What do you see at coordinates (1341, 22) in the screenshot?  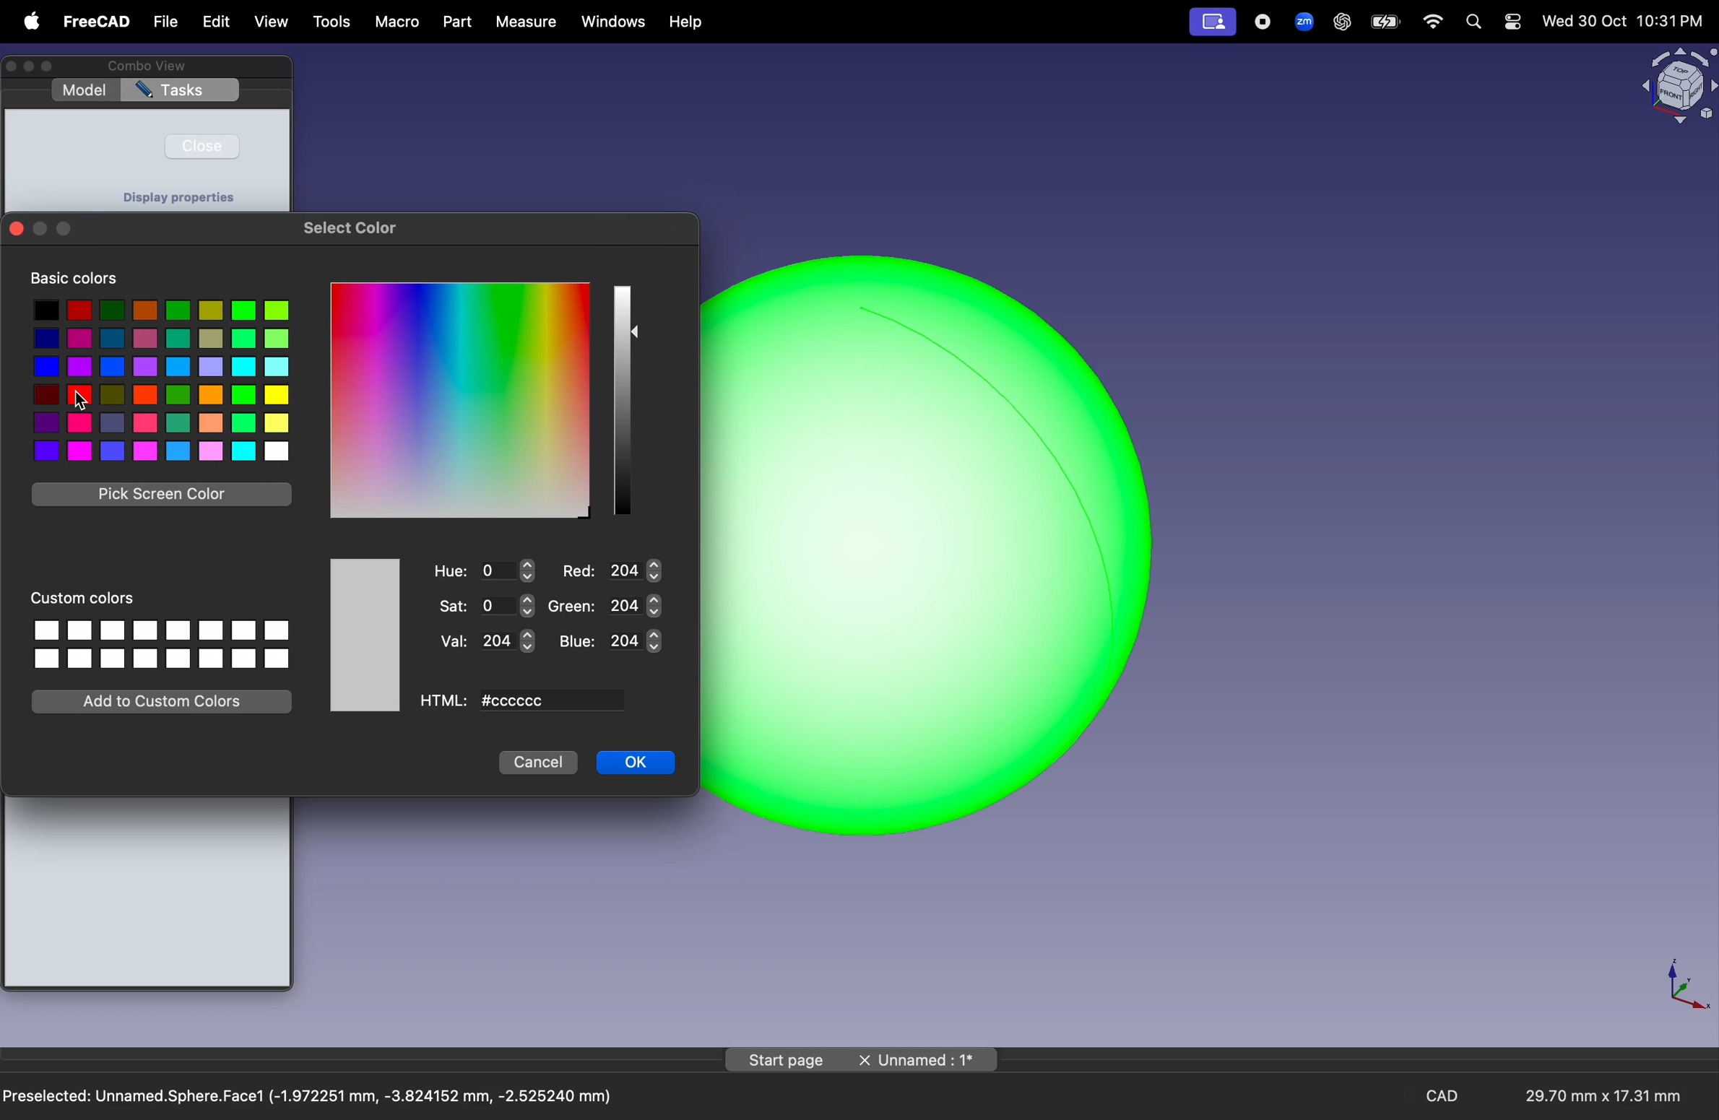 I see `chatgpt` at bounding box center [1341, 22].